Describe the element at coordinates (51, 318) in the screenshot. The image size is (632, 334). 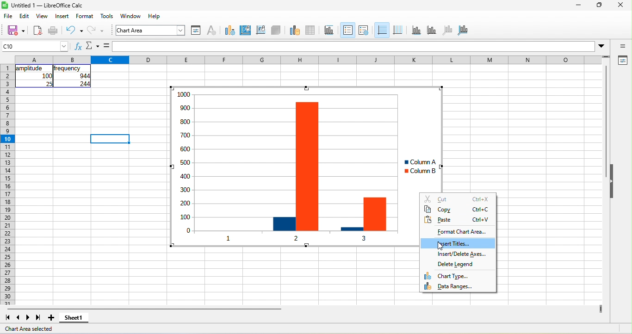
I see `add new sheet` at that location.